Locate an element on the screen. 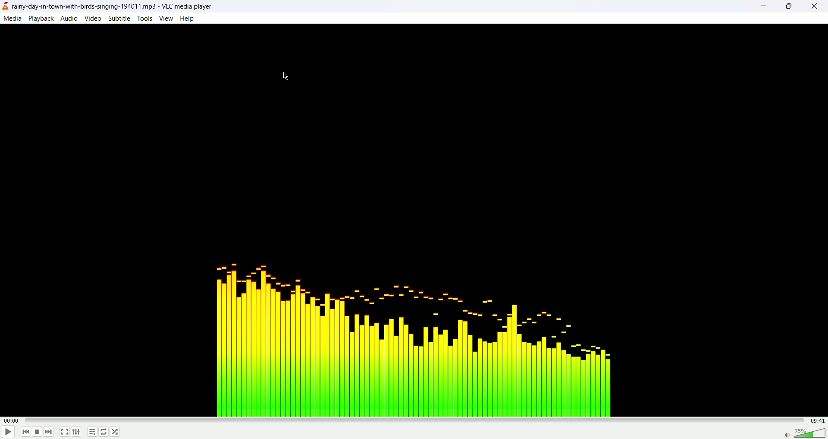 This screenshot has height=439, width=828. volume bar is located at coordinates (805, 433).